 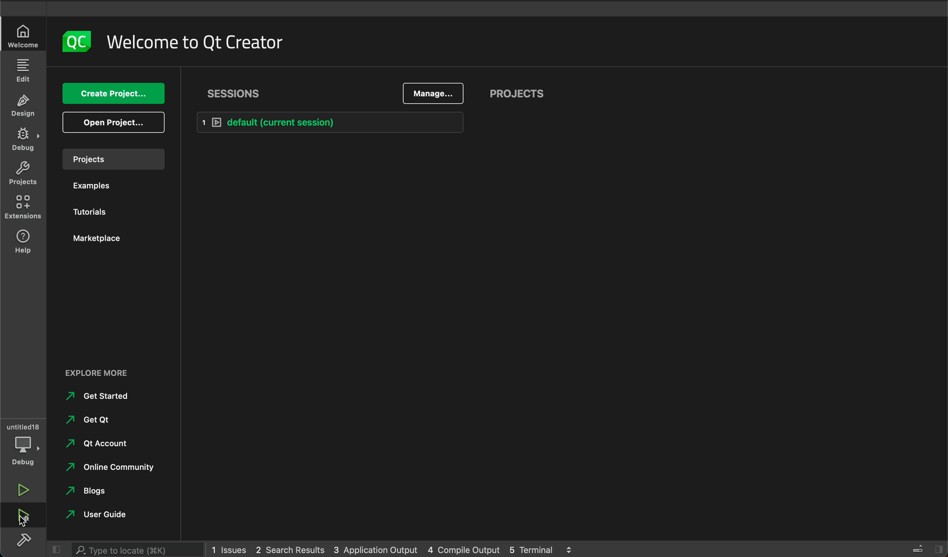 What do you see at coordinates (28, 521) in the screenshot?
I see `cursor` at bounding box center [28, 521].